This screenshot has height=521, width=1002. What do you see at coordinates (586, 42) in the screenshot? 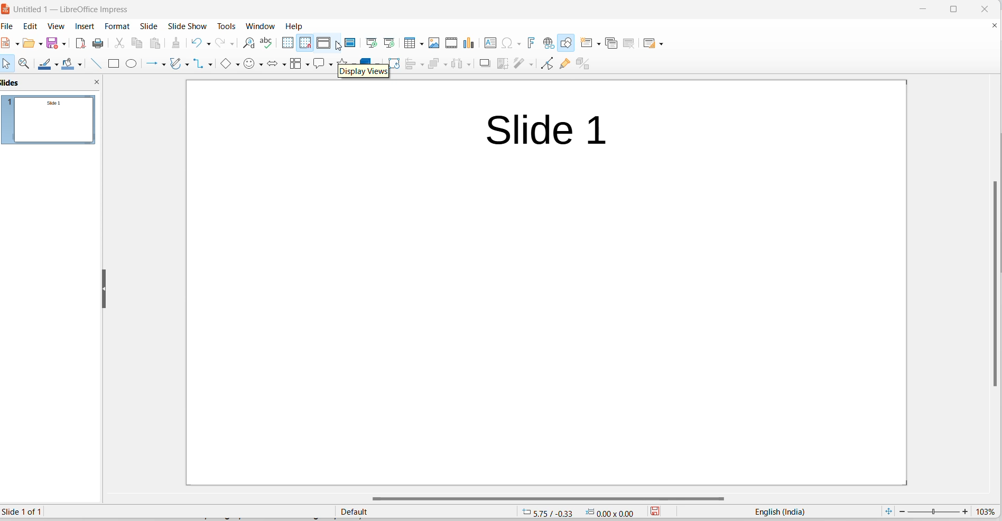
I see `new slide` at bounding box center [586, 42].